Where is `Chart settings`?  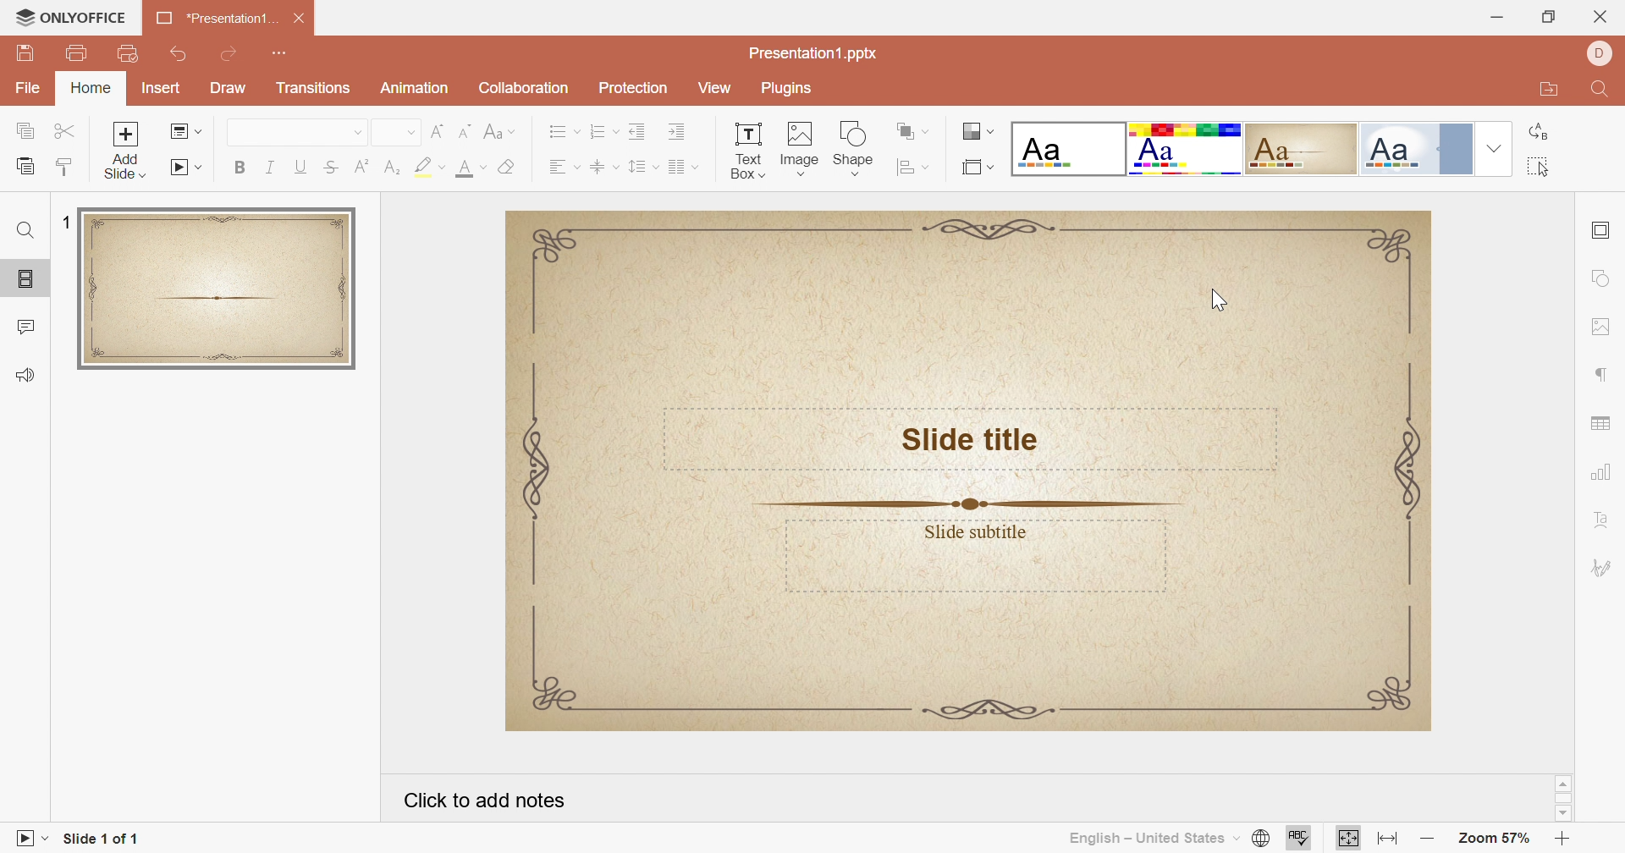
Chart settings is located at coordinates (1604, 474).